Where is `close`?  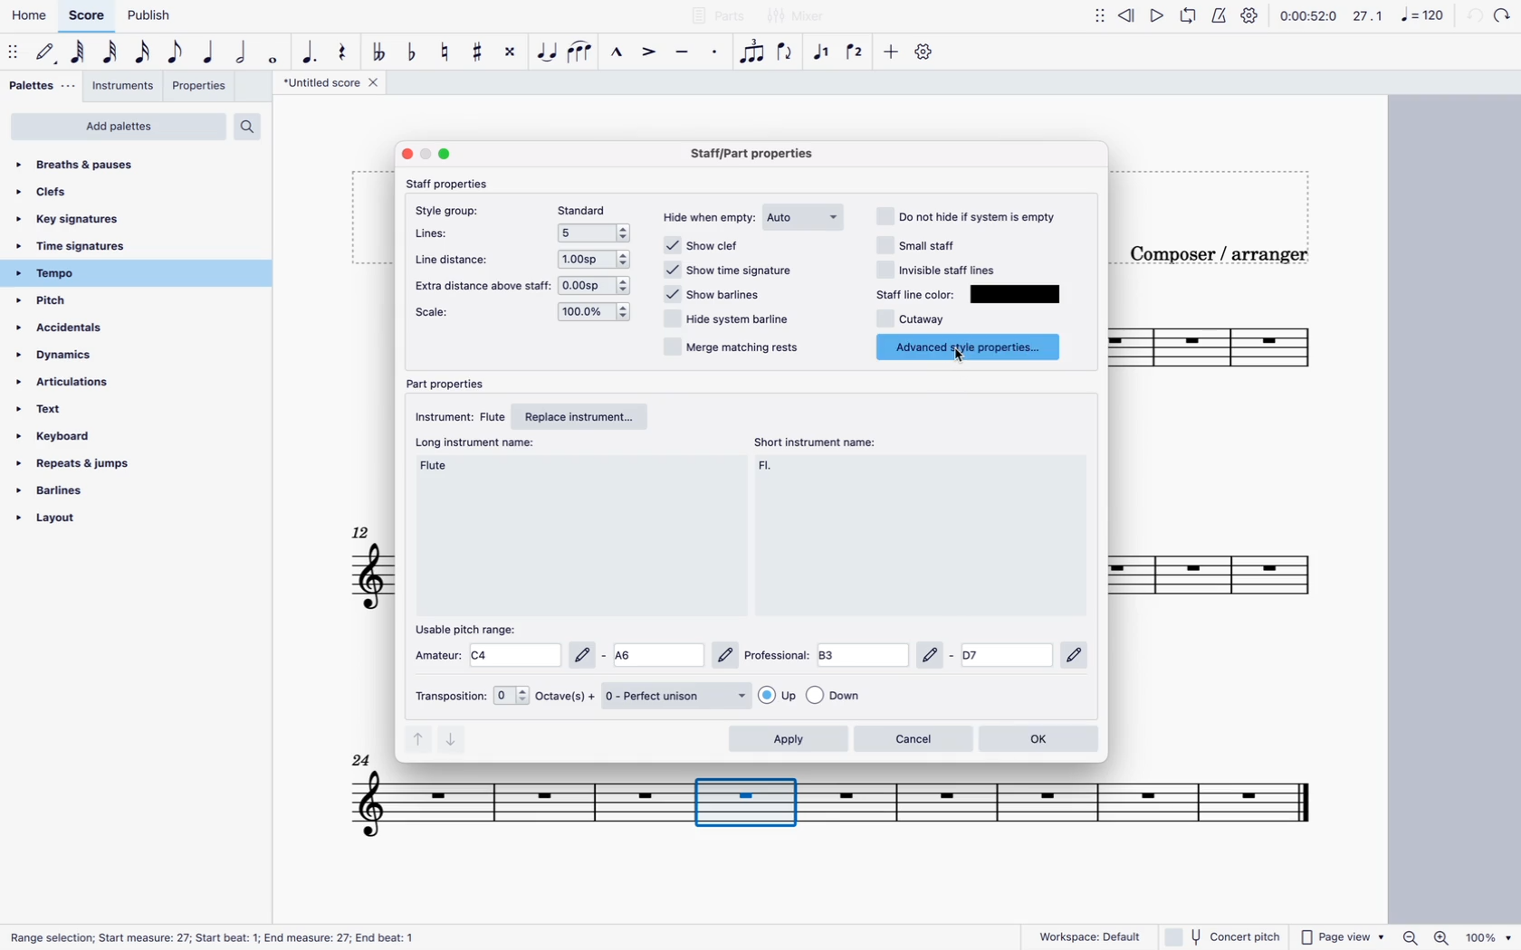
close is located at coordinates (404, 154).